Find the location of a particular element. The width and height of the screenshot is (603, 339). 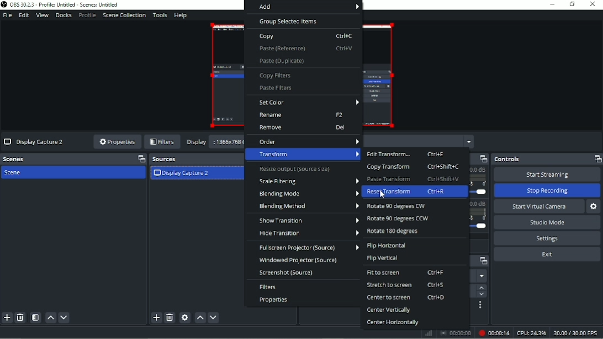

View is located at coordinates (42, 15).